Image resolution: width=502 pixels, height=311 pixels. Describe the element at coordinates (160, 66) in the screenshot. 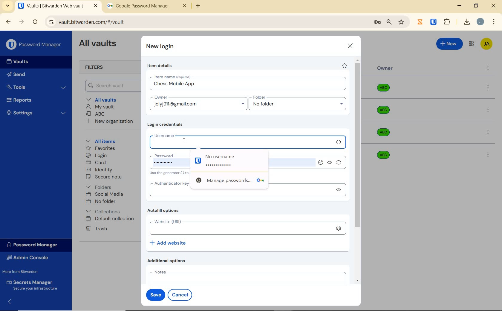

I see `item details` at that location.